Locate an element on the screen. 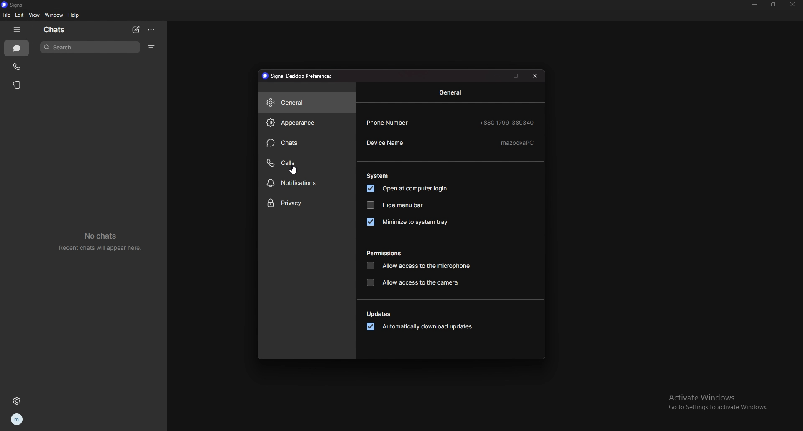 This screenshot has height=431, width=803. notifications is located at coordinates (308, 182).